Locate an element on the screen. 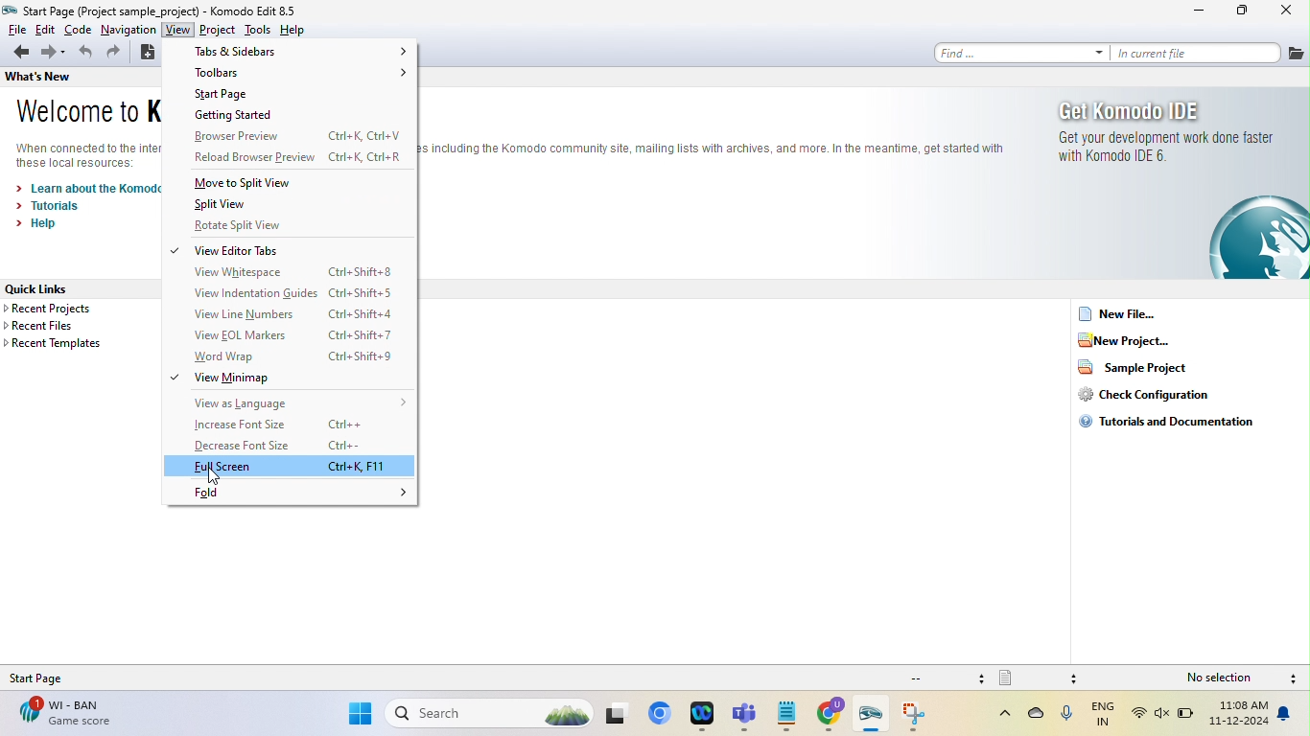 Image resolution: width=1310 pixels, height=736 pixels. sample project is located at coordinates (1142, 367).